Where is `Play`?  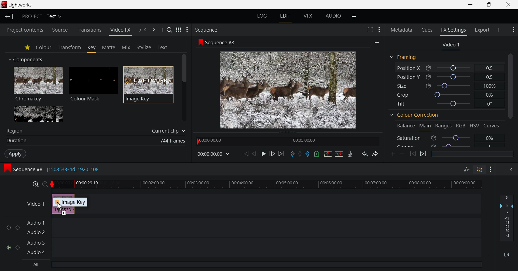 Play is located at coordinates (264, 154).